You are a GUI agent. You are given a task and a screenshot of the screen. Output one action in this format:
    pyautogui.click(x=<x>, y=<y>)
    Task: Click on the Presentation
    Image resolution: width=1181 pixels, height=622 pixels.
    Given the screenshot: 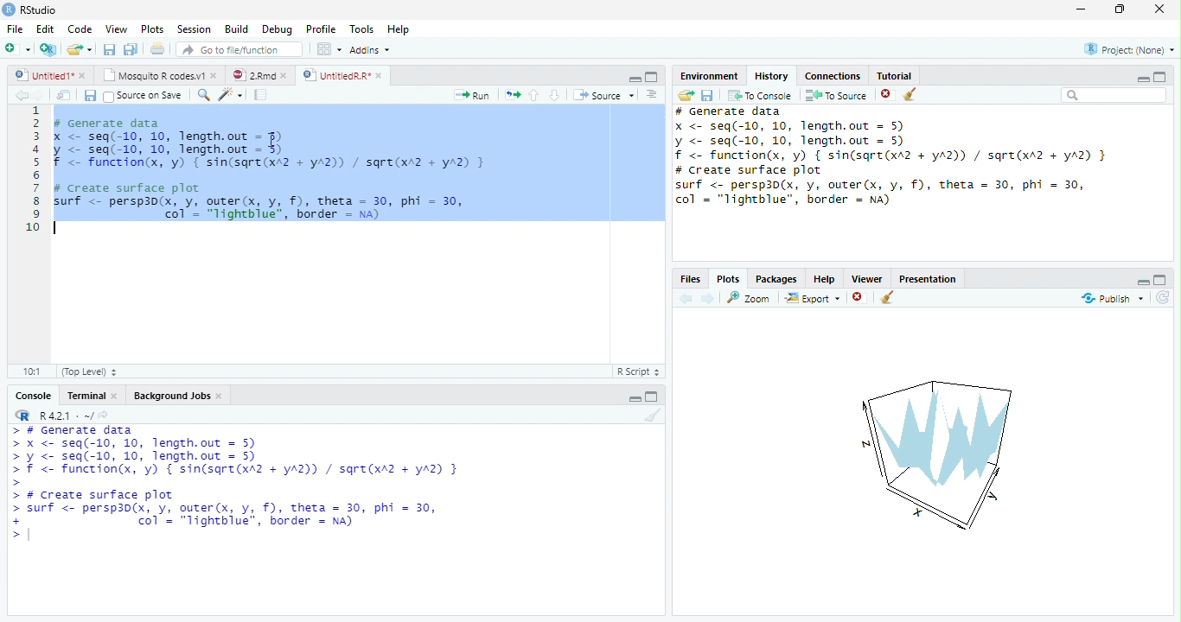 What is the action you would take?
    pyautogui.click(x=928, y=278)
    